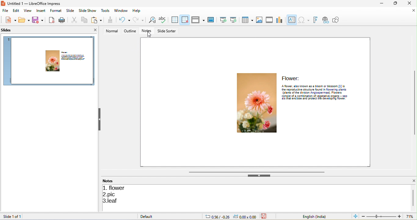 The width and height of the screenshot is (417, 220). Describe the element at coordinates (5, 11) in the screenshot. I see `file` at that location.